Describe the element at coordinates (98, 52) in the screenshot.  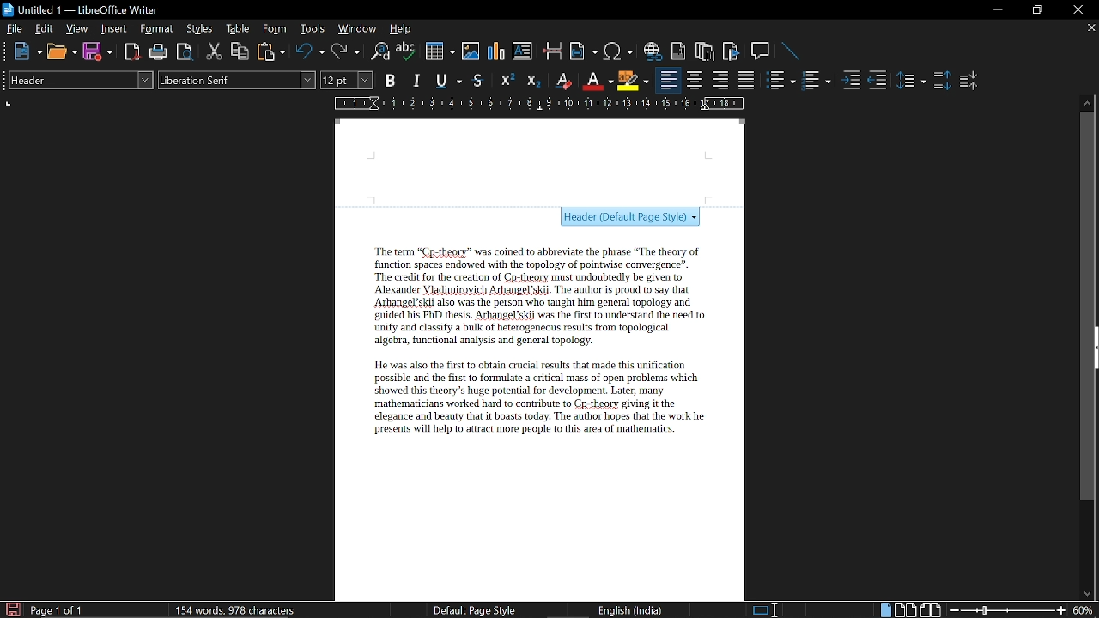
I see `Save` at that location.